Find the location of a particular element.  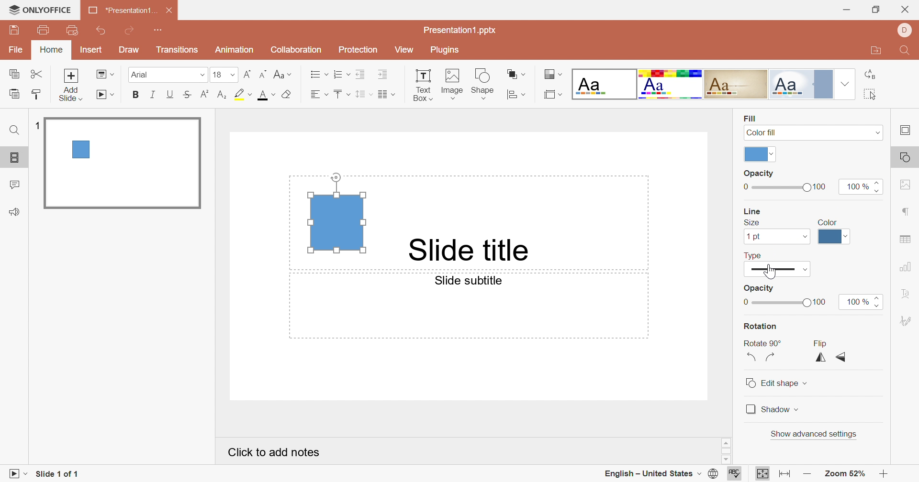

Drop down is located at coordinates (807, 383).